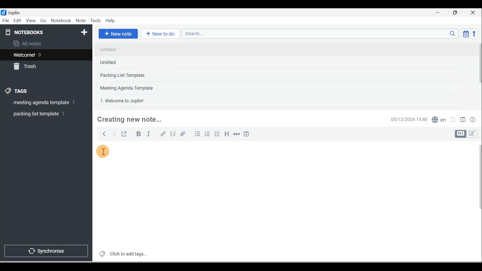 The image size is (482, 271). I want to click on Spelling, so click(438, 119).